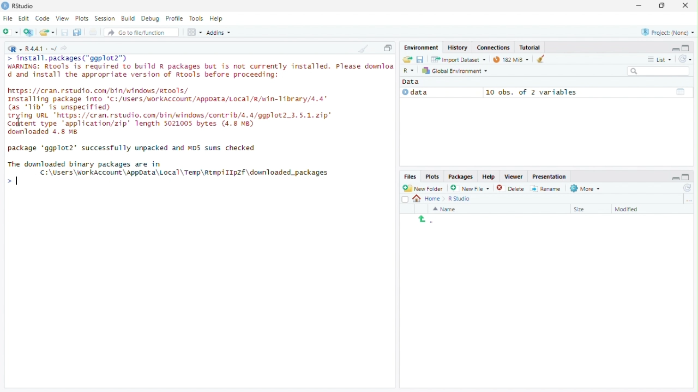 This screenshot has width=698, height=392. Describe the element at coordinates (635, 209) in the screenshot. I see `Sort by last modified` at that location.